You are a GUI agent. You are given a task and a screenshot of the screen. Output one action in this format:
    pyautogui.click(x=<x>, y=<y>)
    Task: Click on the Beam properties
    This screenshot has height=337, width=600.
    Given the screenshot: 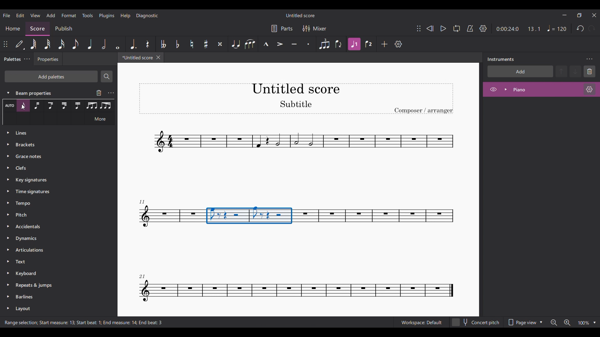 What is the action you would take?
    pyautogui.click(x=39, y=93)
    